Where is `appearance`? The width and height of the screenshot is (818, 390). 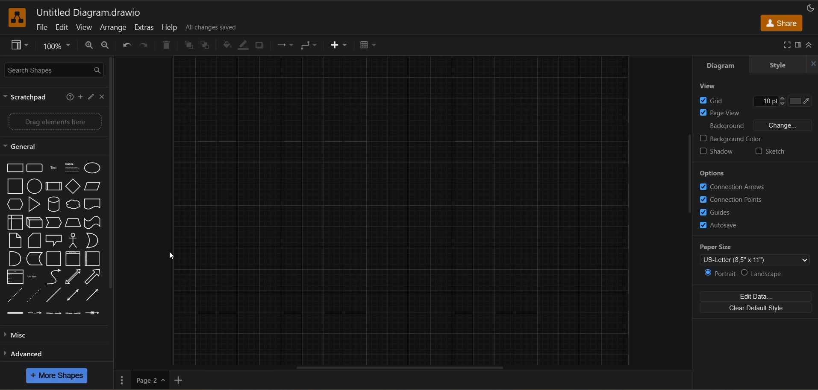
appearance is located at coordinates (812, 8).